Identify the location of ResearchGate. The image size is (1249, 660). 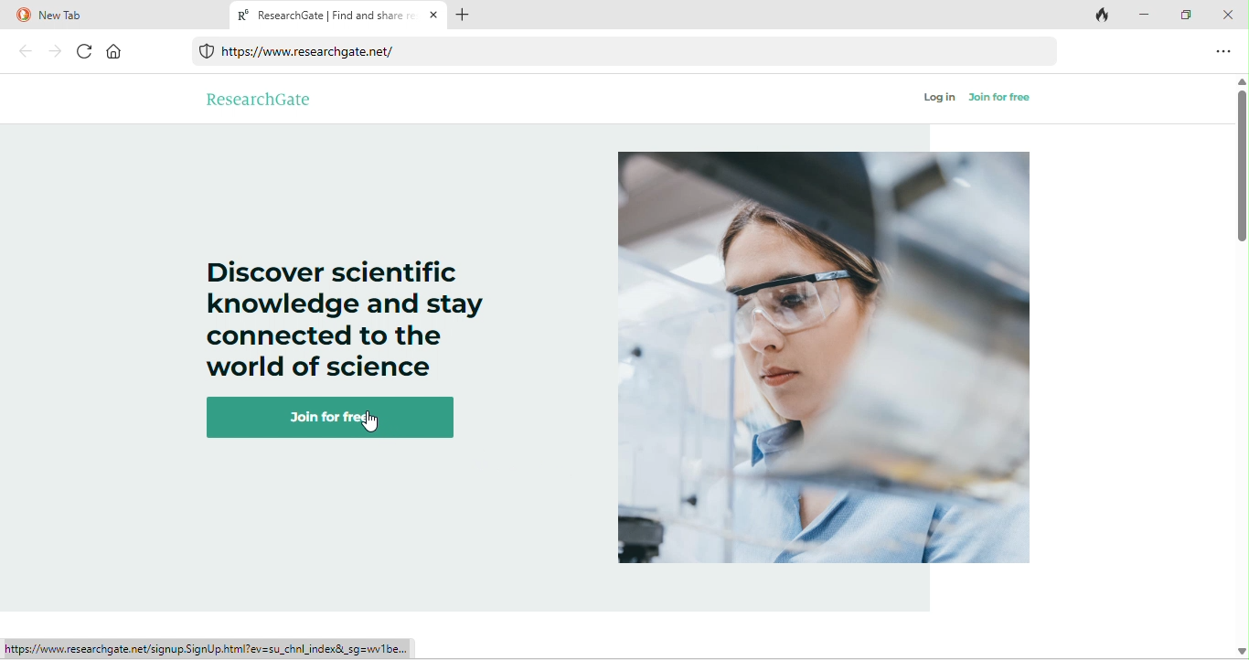
(260, 98).